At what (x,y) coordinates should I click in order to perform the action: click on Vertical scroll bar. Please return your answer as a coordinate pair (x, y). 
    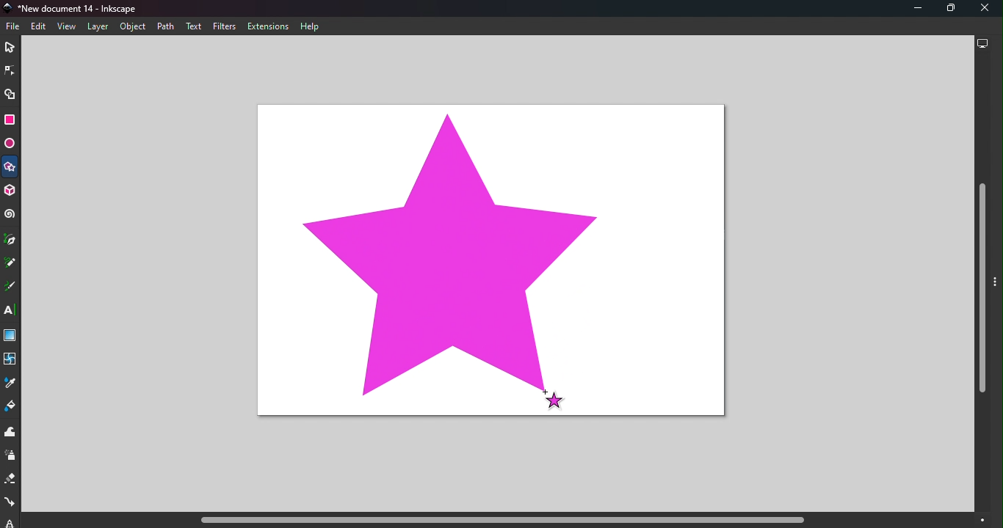
    Looking at the image, I should click on (982, 285).